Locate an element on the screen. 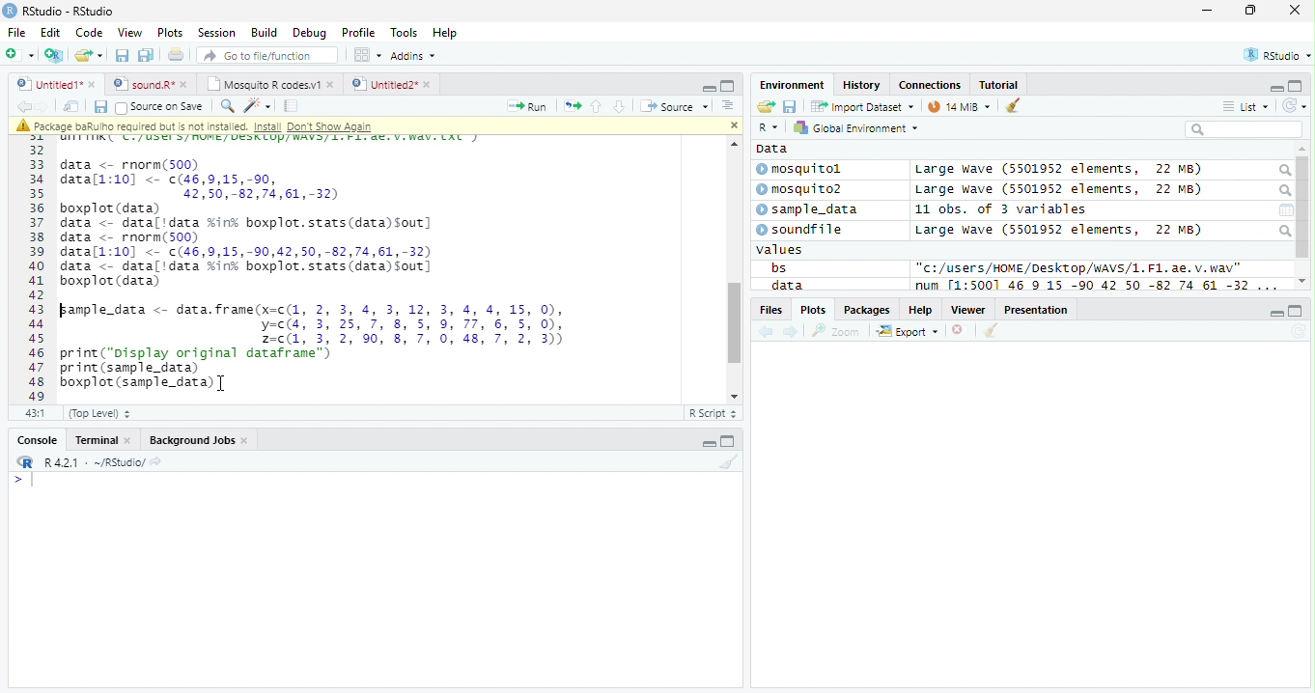  Compile report is located at coordinates (292, 106).